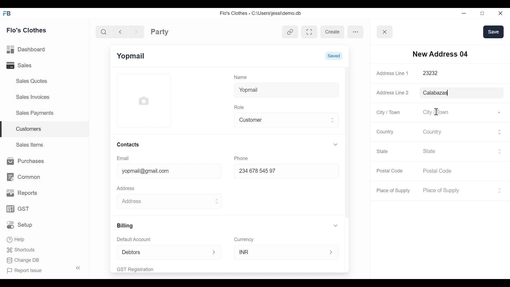 This screenshot has width=510, height=287. What do you see at coordinates (356, 31) in the screenshot?
I see `more` at bounding box center [356, 31].